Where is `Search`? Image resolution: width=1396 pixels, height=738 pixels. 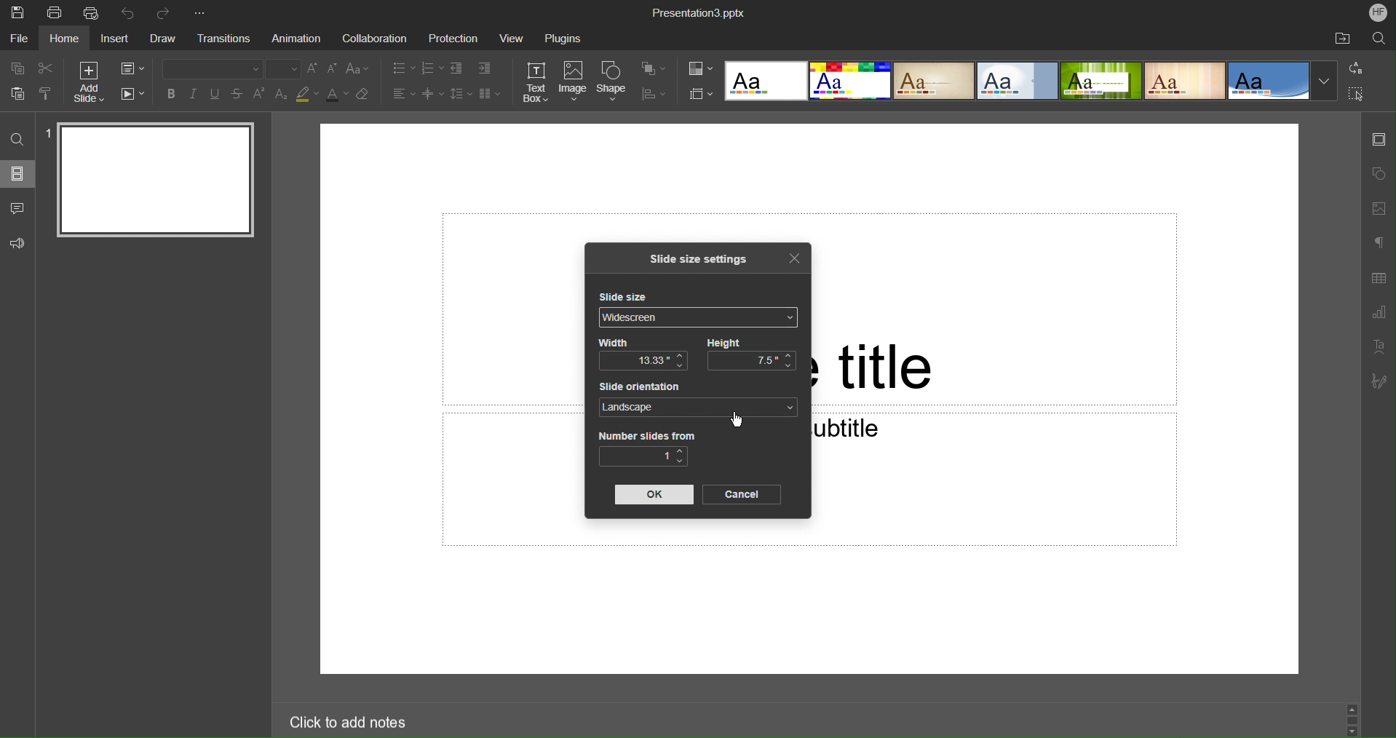
Search is located at coordinates (1378, 40).